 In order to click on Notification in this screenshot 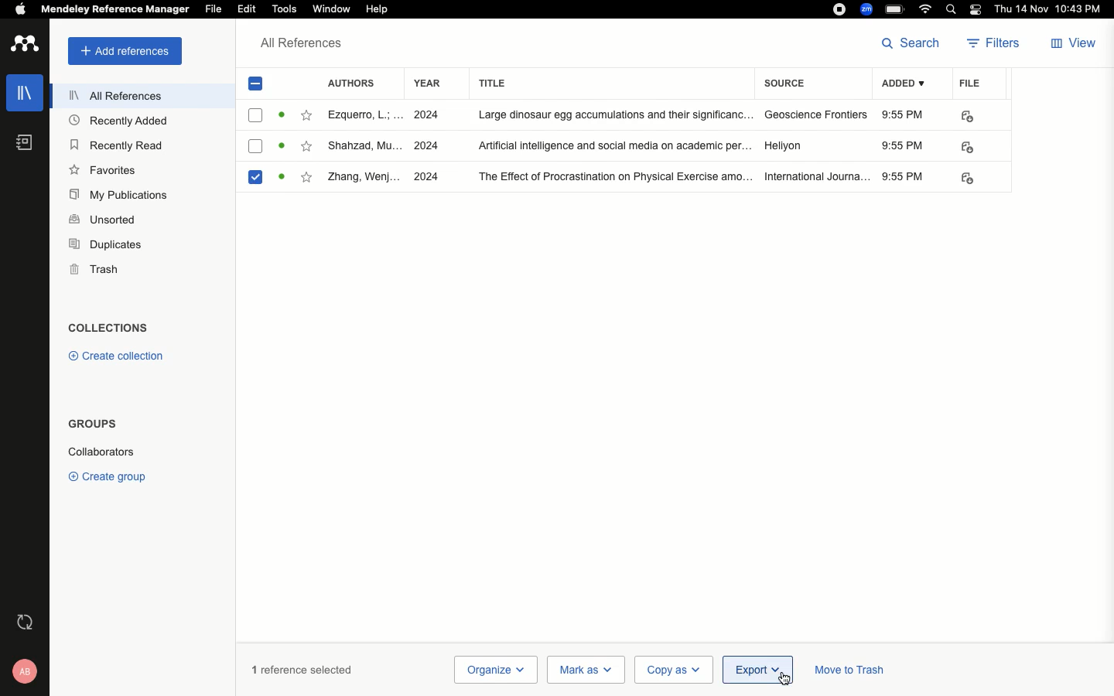, I will do `click(978, 9)`.